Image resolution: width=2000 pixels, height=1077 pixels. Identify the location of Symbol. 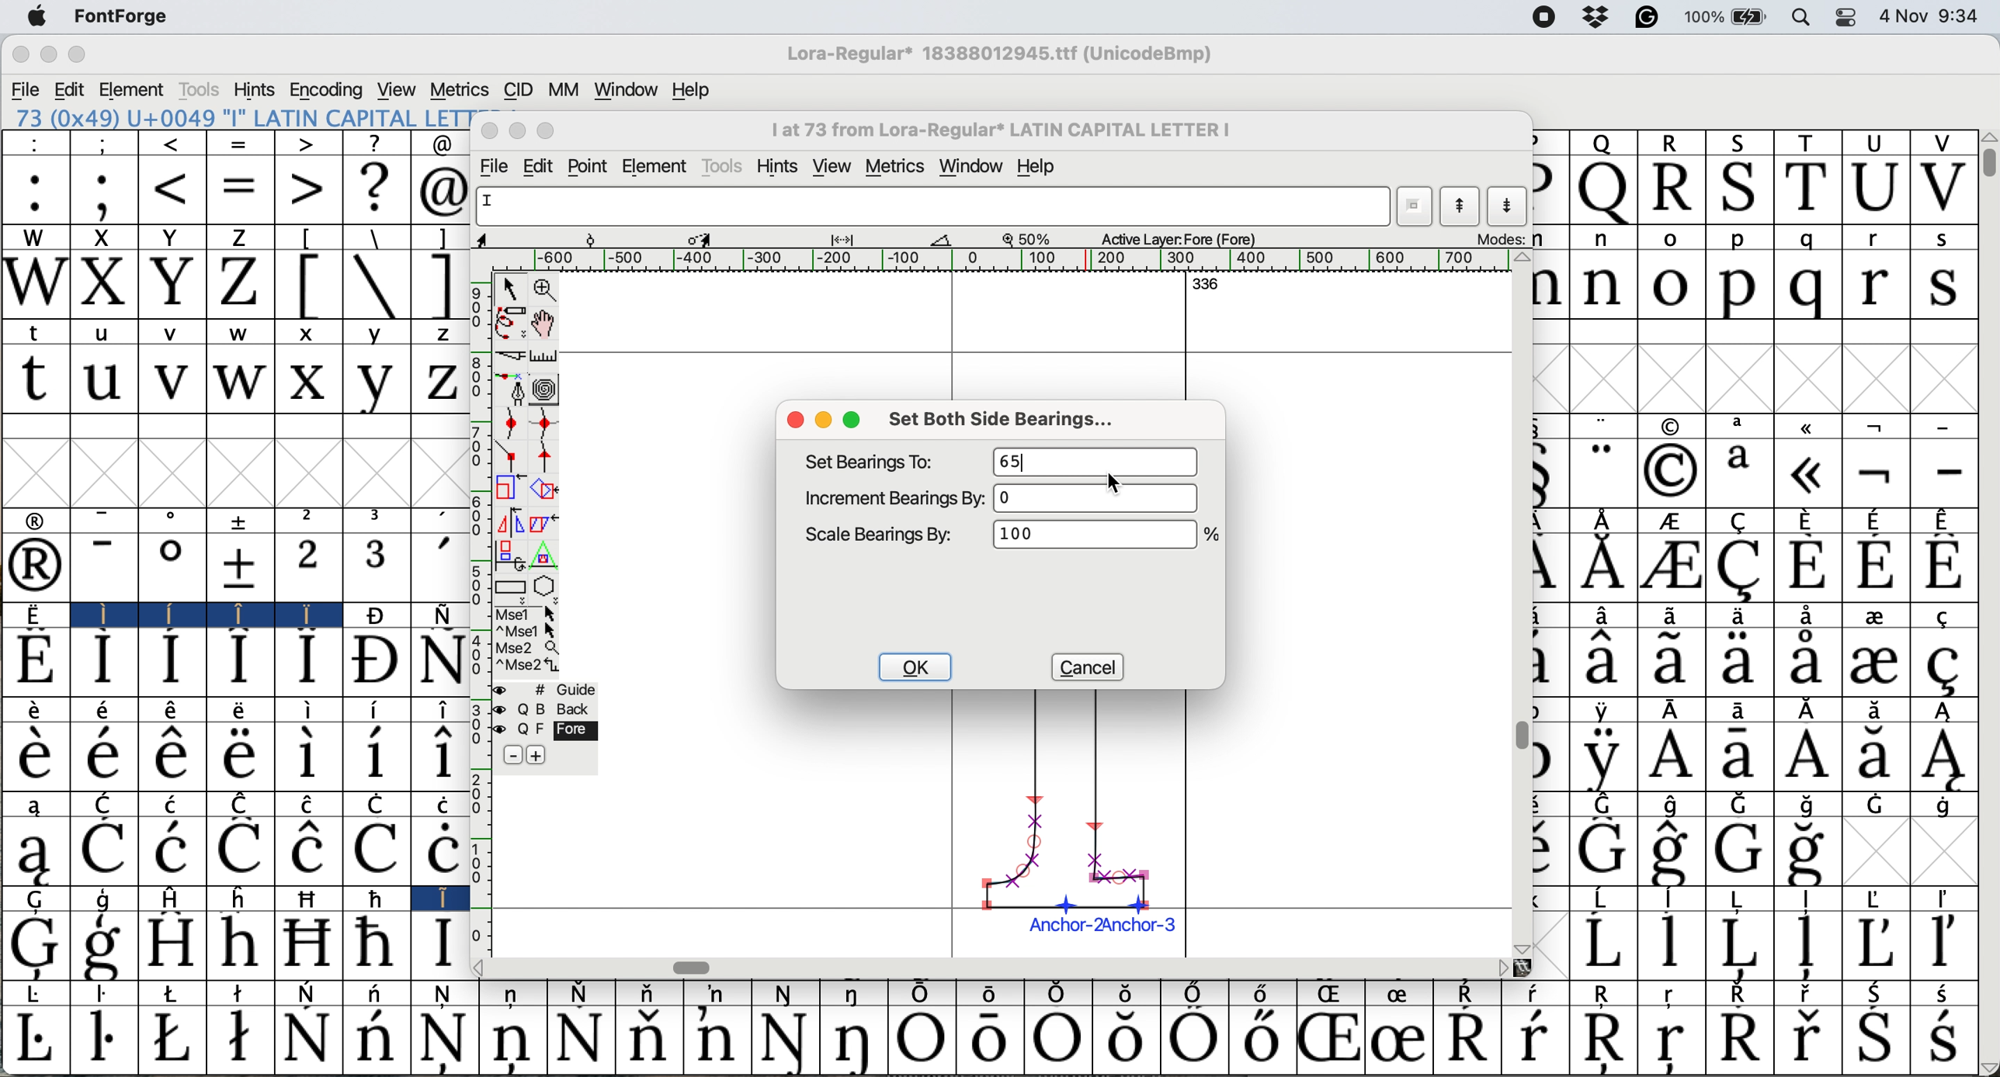
(1745, 710).